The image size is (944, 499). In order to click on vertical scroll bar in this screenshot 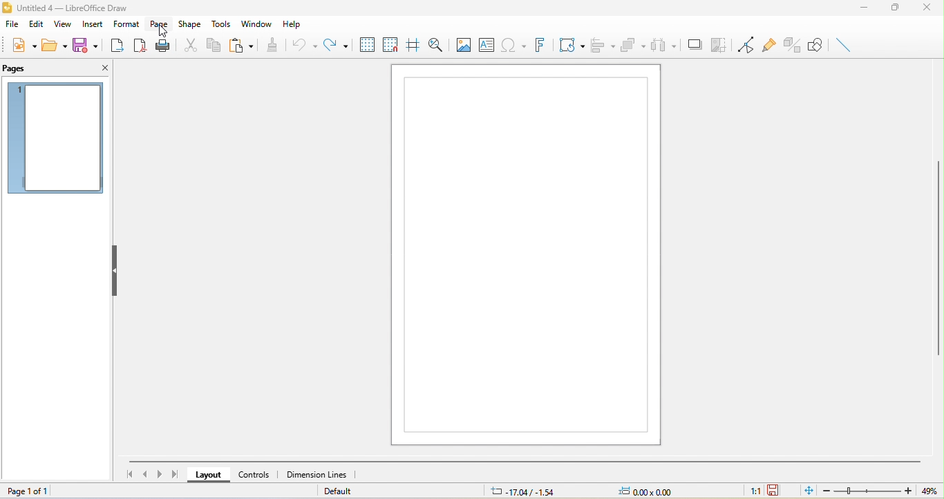, I will do `click(938, 261)`.